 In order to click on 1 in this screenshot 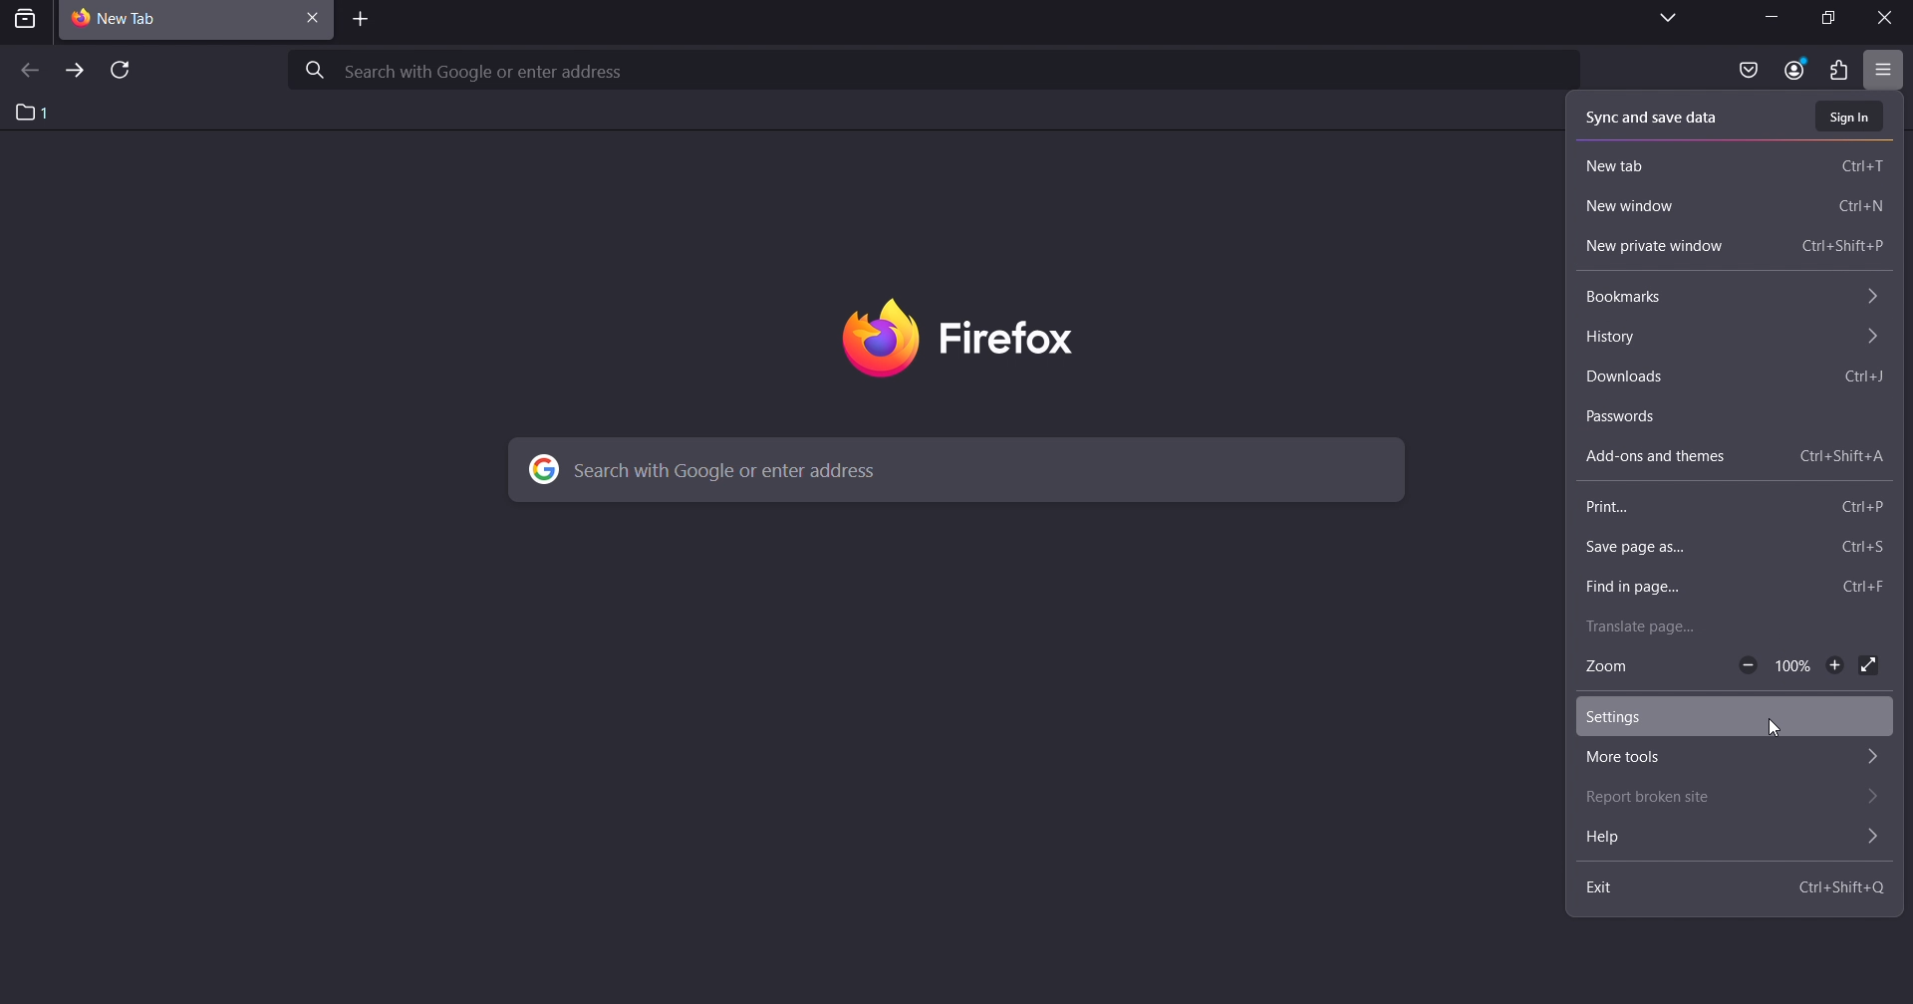, I will do `click(32, 114)`.